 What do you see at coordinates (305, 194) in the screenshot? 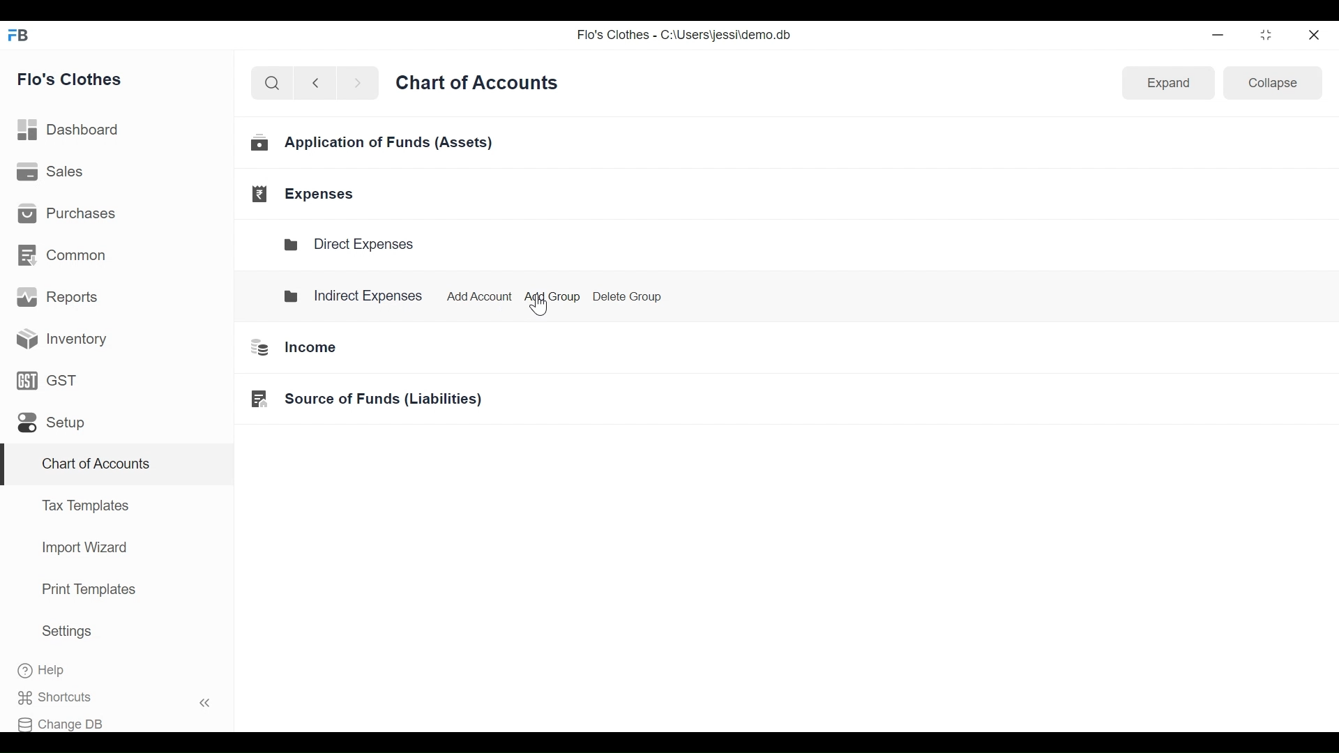
I see `Expenses` at bounding box center [305, 194].